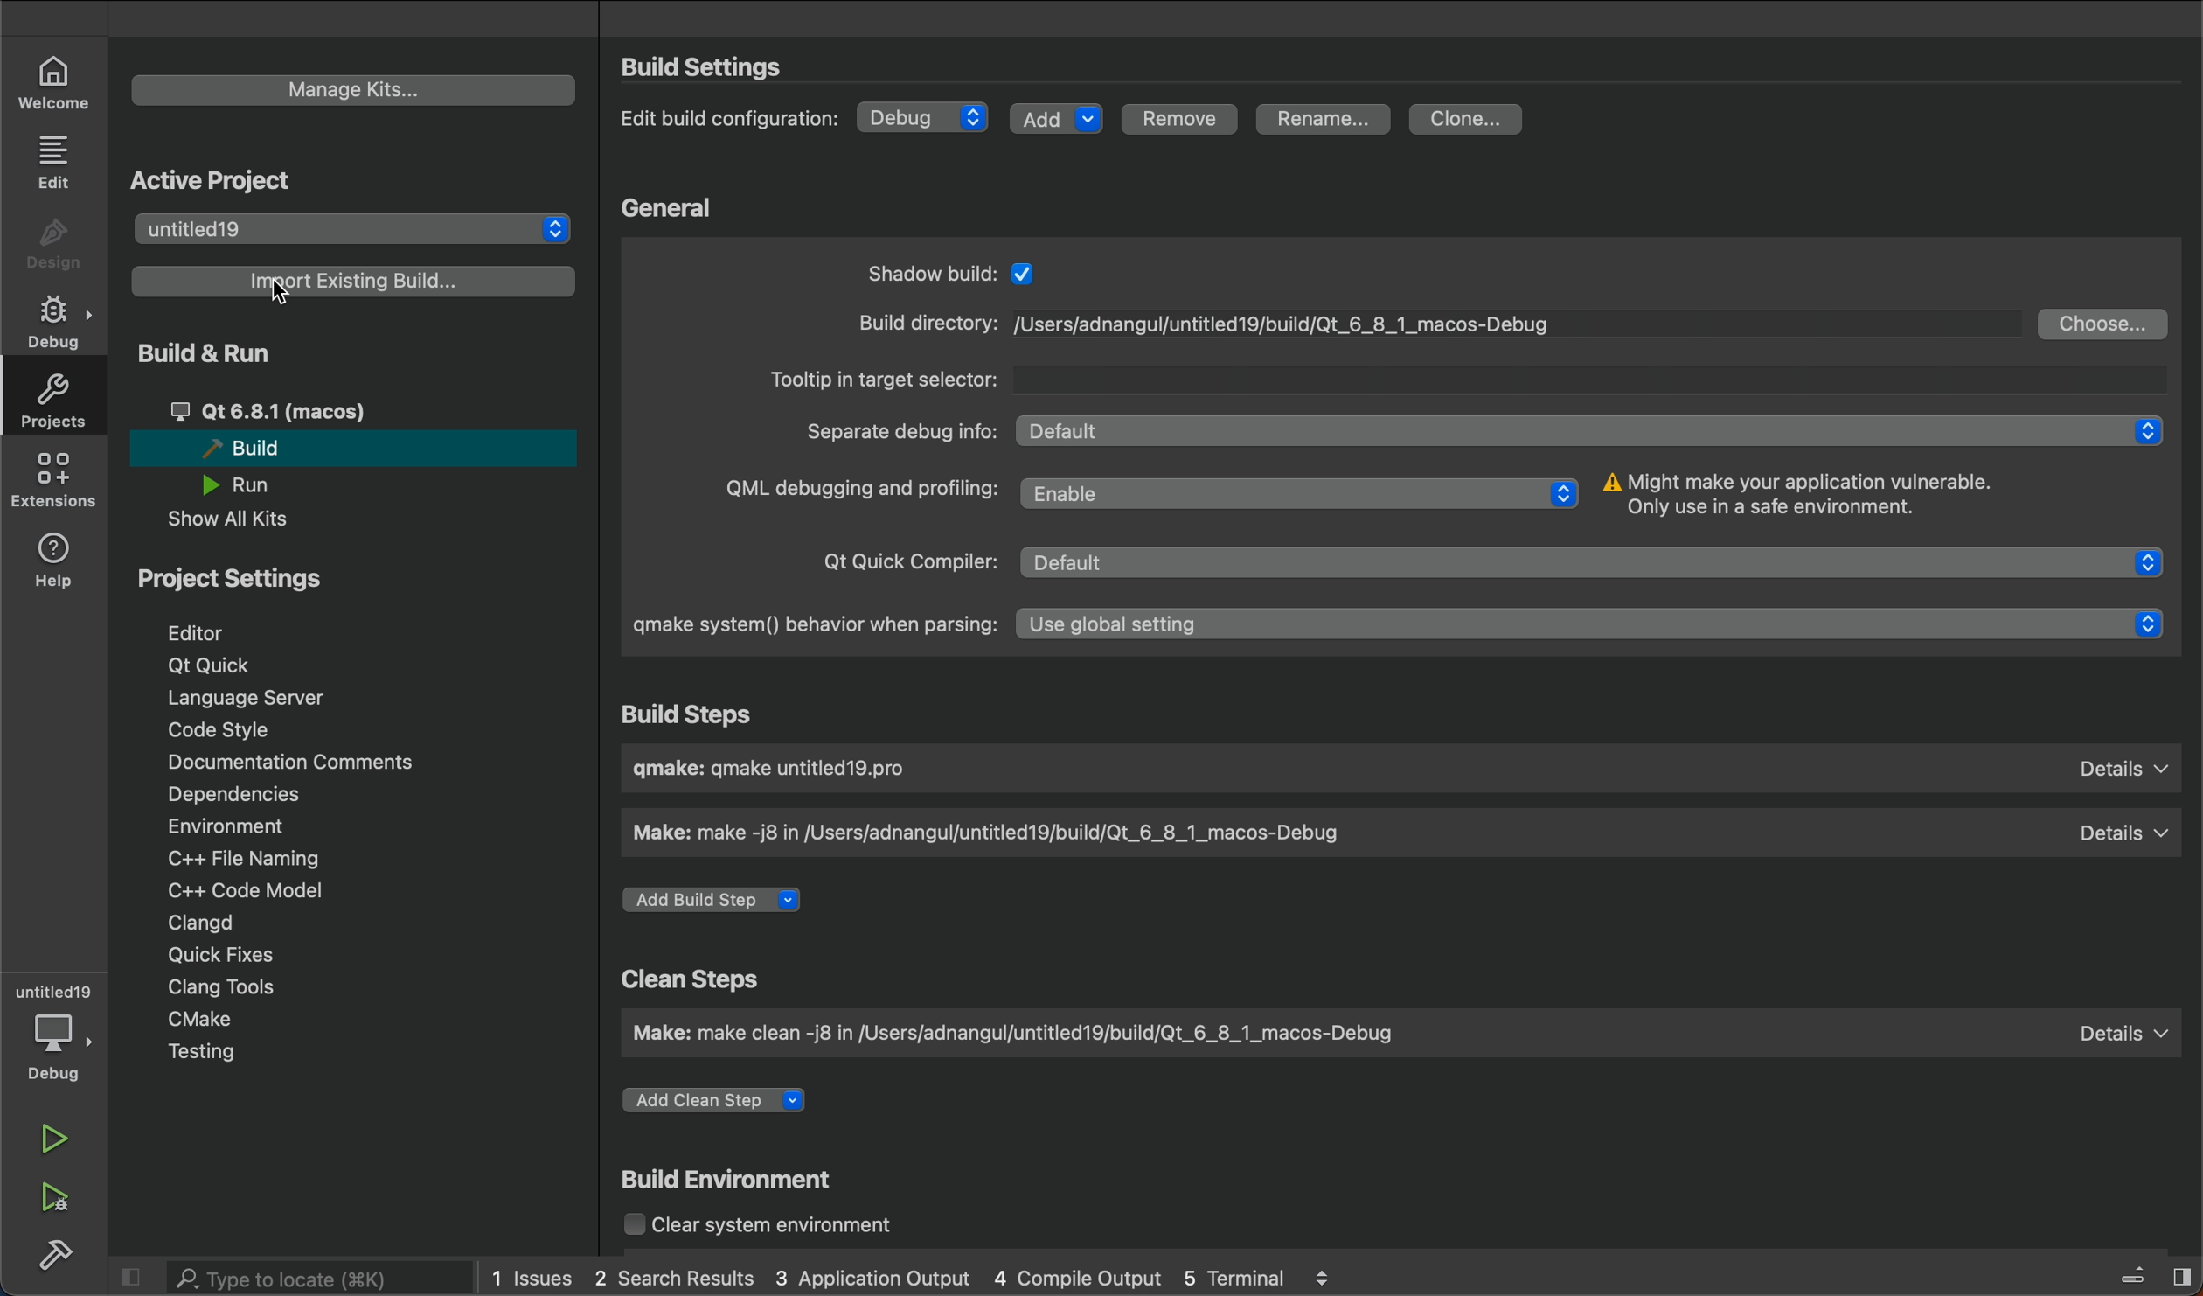 The image size is (2203, 1296). Describe the element at coordinates (351, 229) in the screenshot. I see `untitled` at that location.